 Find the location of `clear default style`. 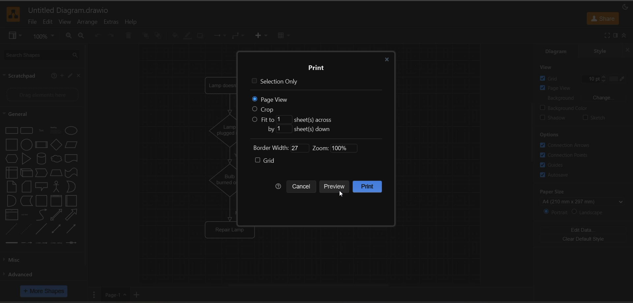

clear default style is located at coordinates (584, 239).